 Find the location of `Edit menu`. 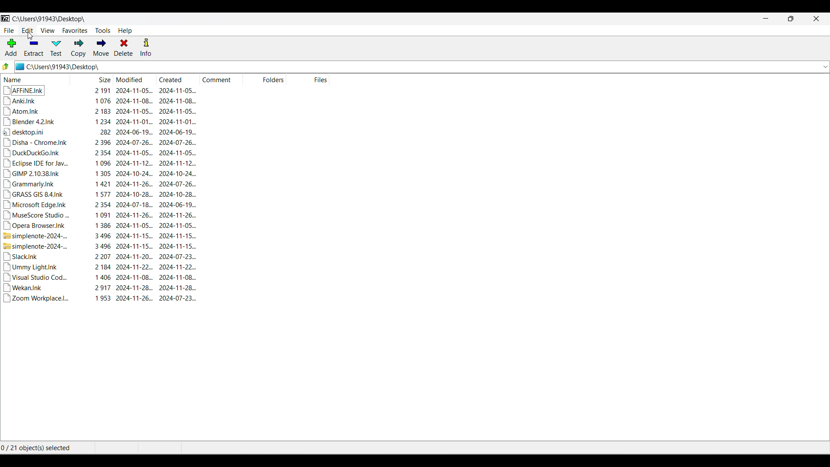

Edit menu is located at coordinates (28, 31).